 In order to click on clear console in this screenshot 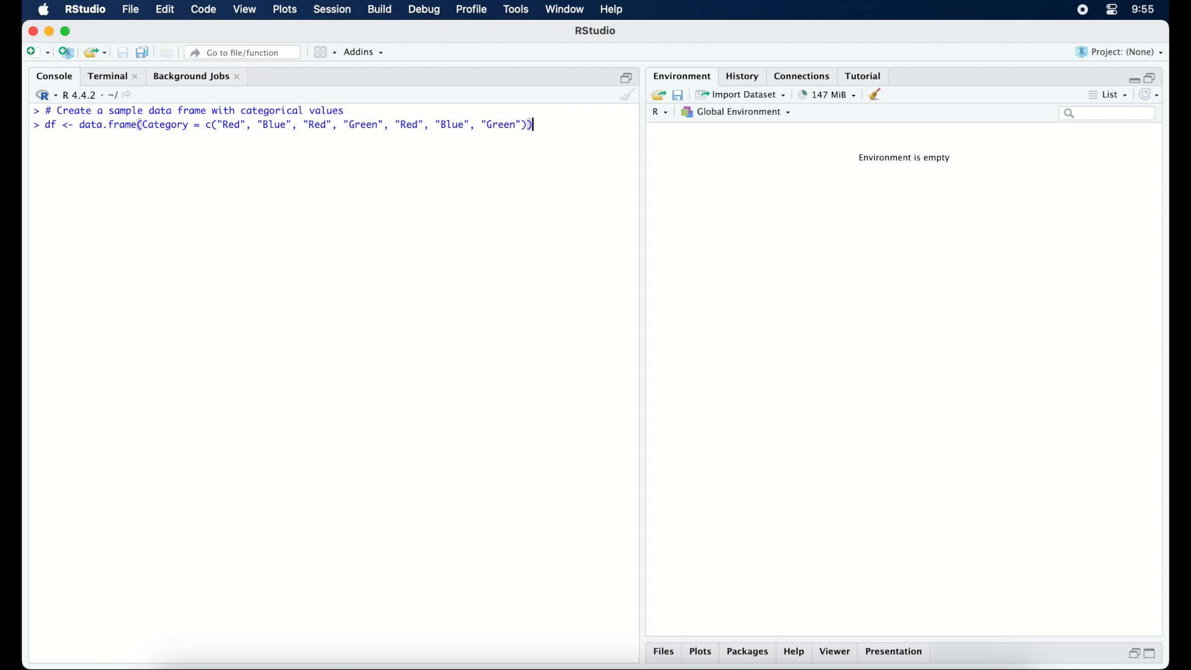, I will do `click(628, 95)`.